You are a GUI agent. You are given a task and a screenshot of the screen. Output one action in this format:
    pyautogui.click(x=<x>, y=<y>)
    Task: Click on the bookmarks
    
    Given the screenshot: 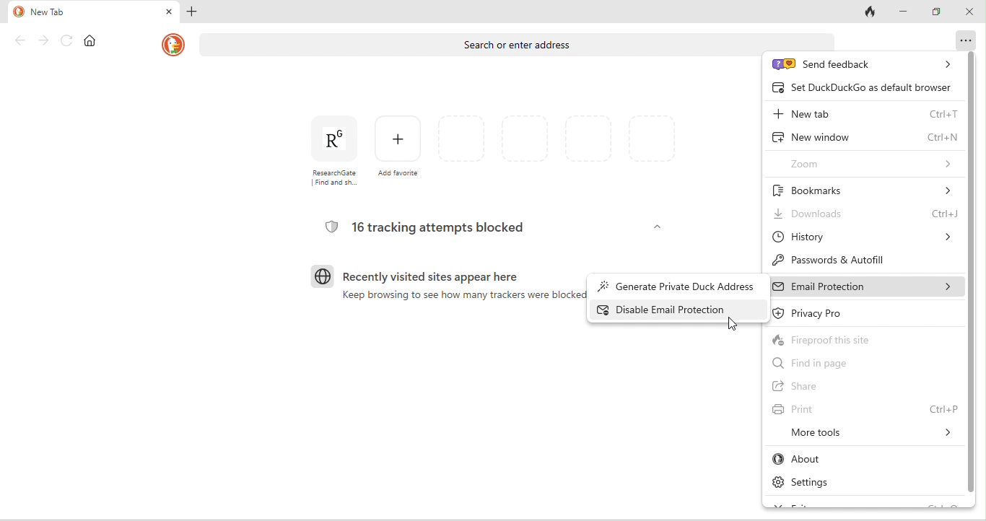 What is the action you would take?
    pyautogui.click(x=865, y=190)
    